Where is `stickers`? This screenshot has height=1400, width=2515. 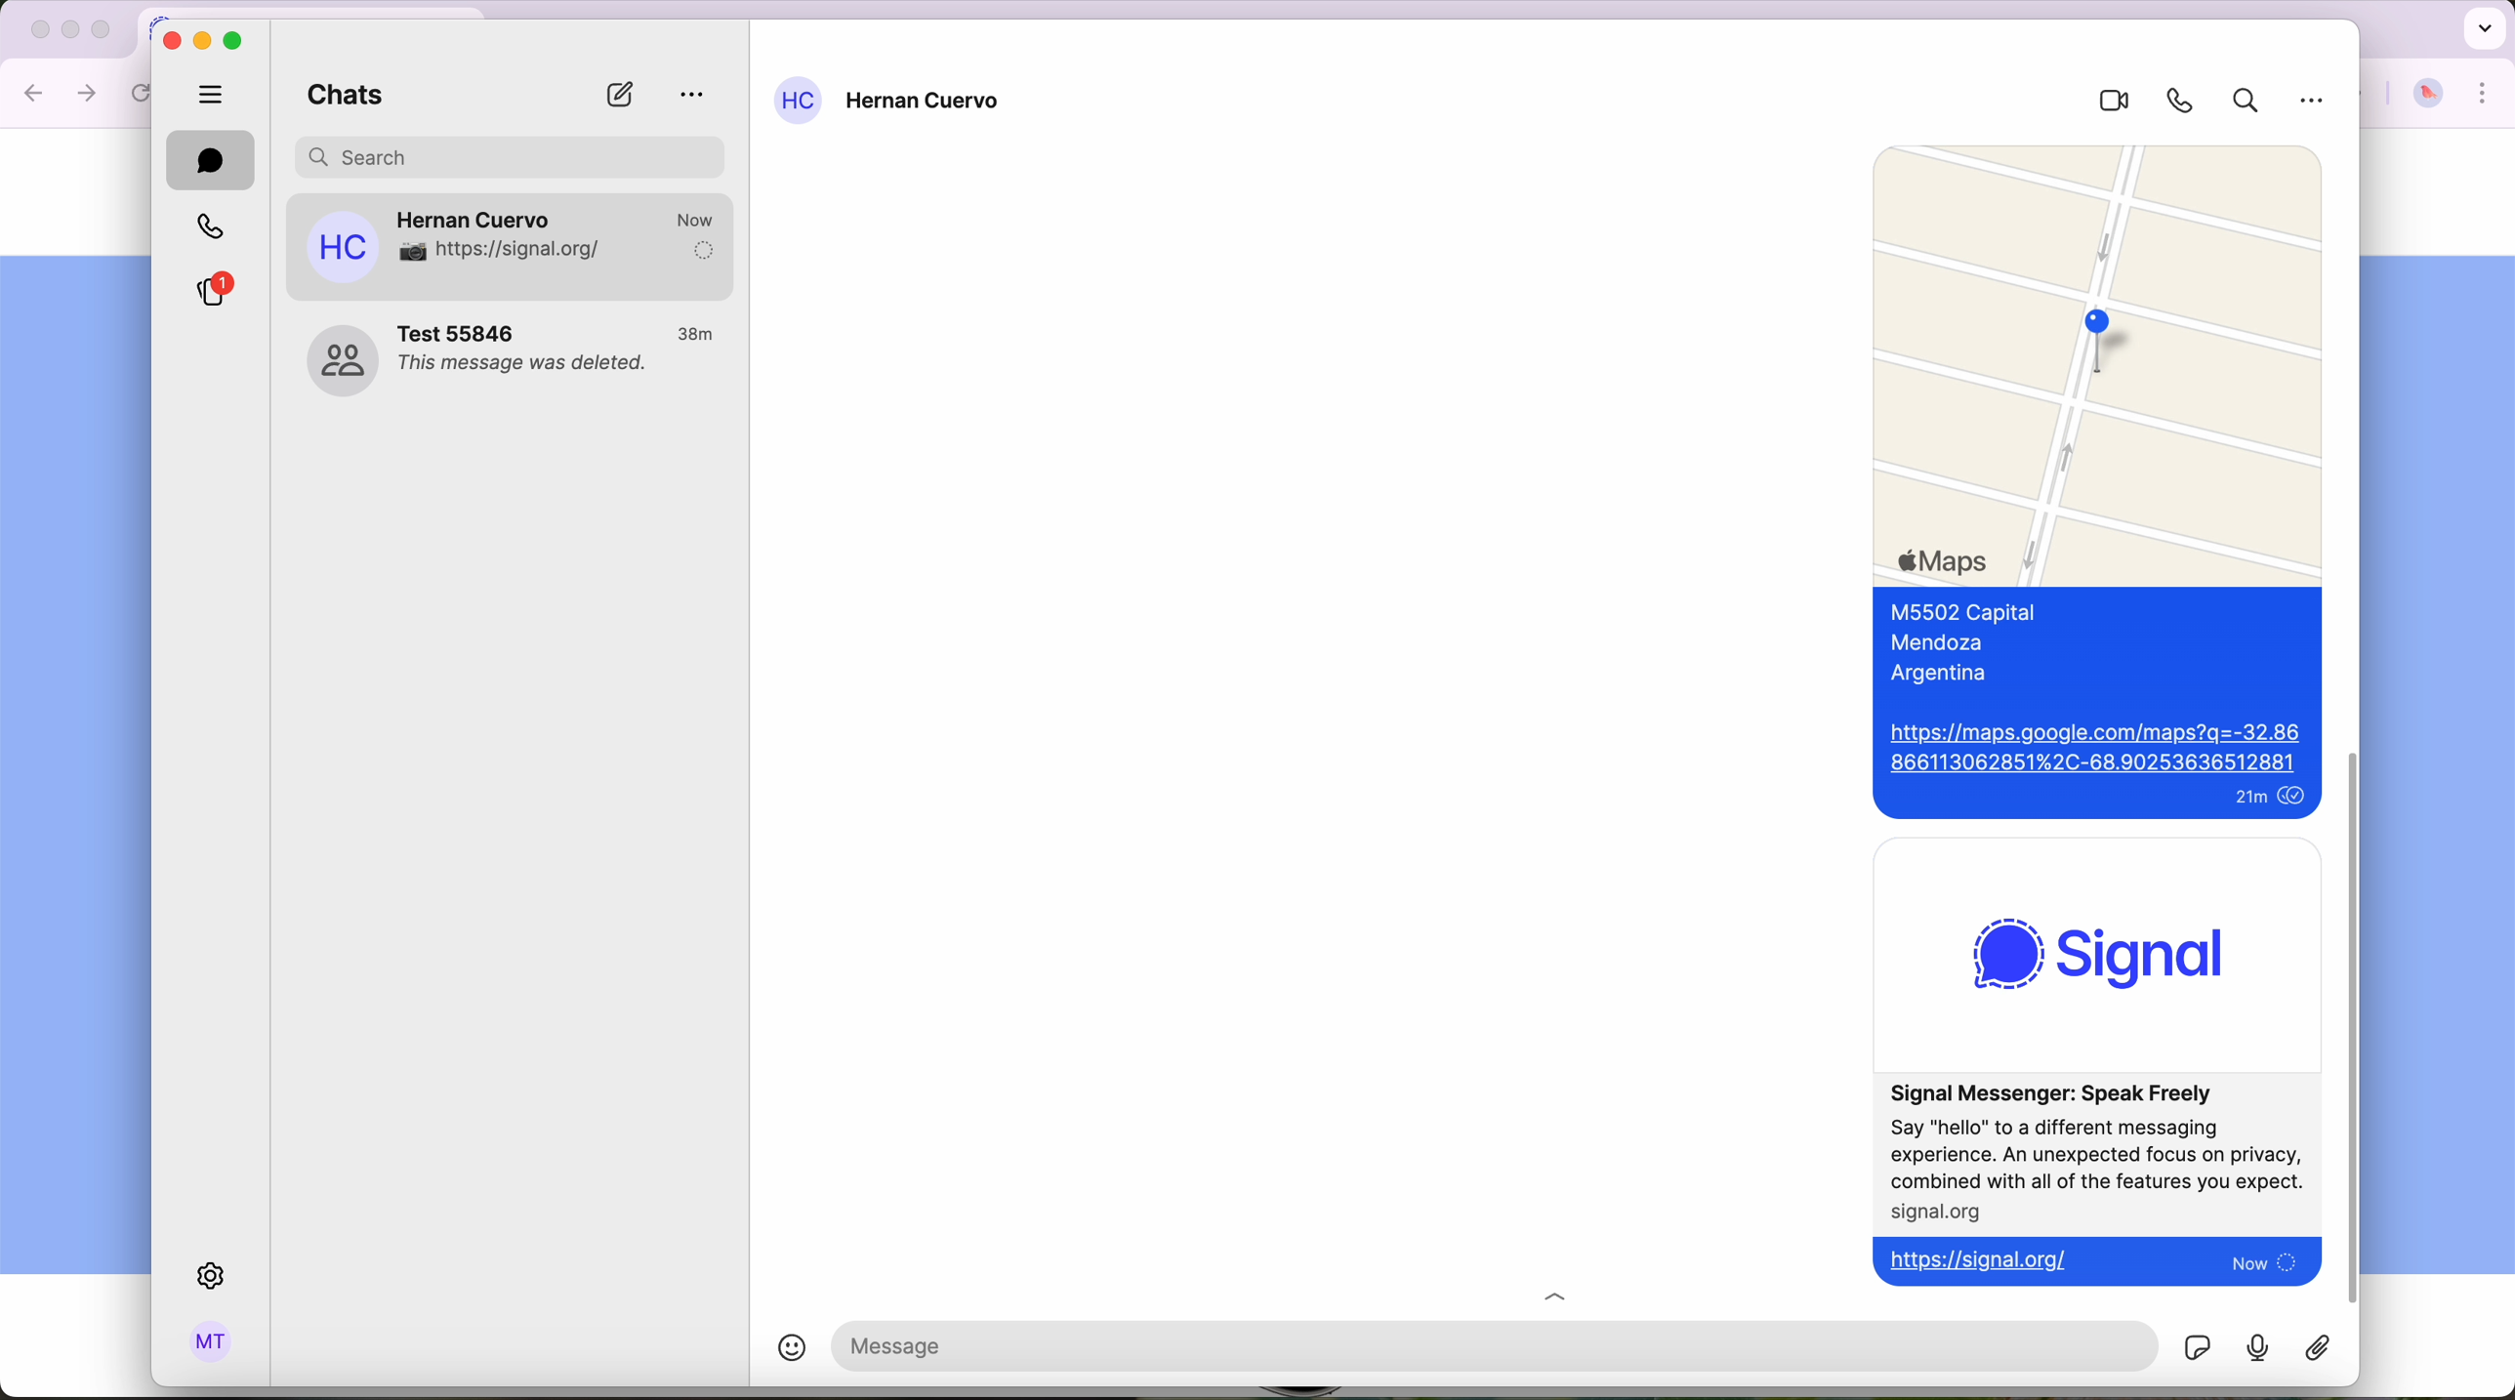
stickers is located at coordinates (2197, 1345).